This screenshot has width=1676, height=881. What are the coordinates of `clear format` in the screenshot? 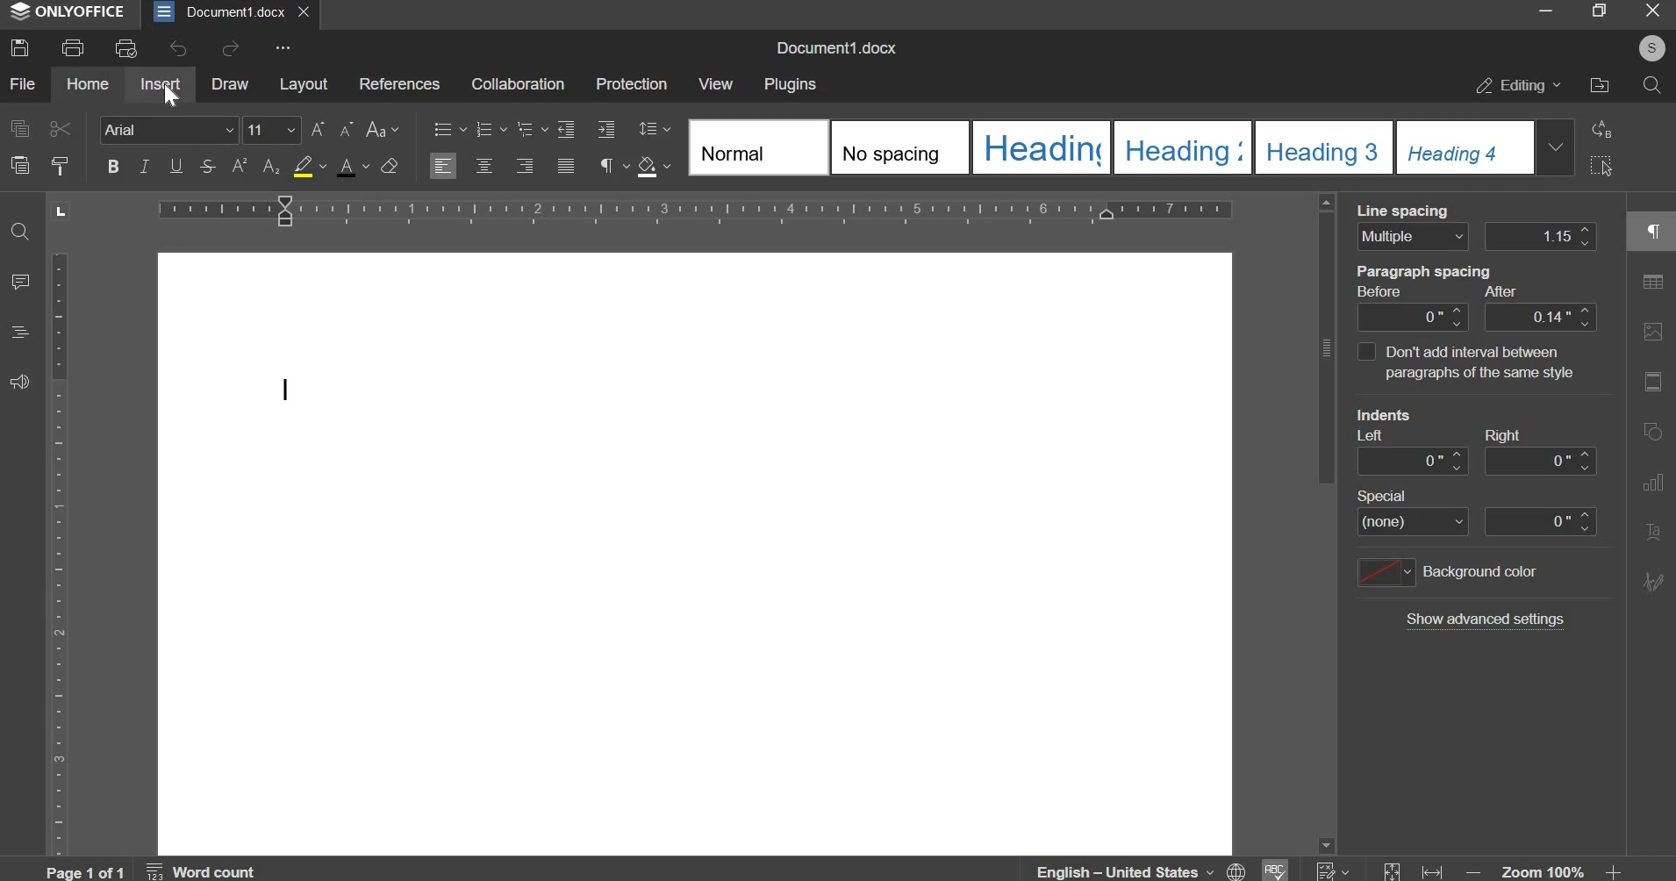 It's located at (389, 168).